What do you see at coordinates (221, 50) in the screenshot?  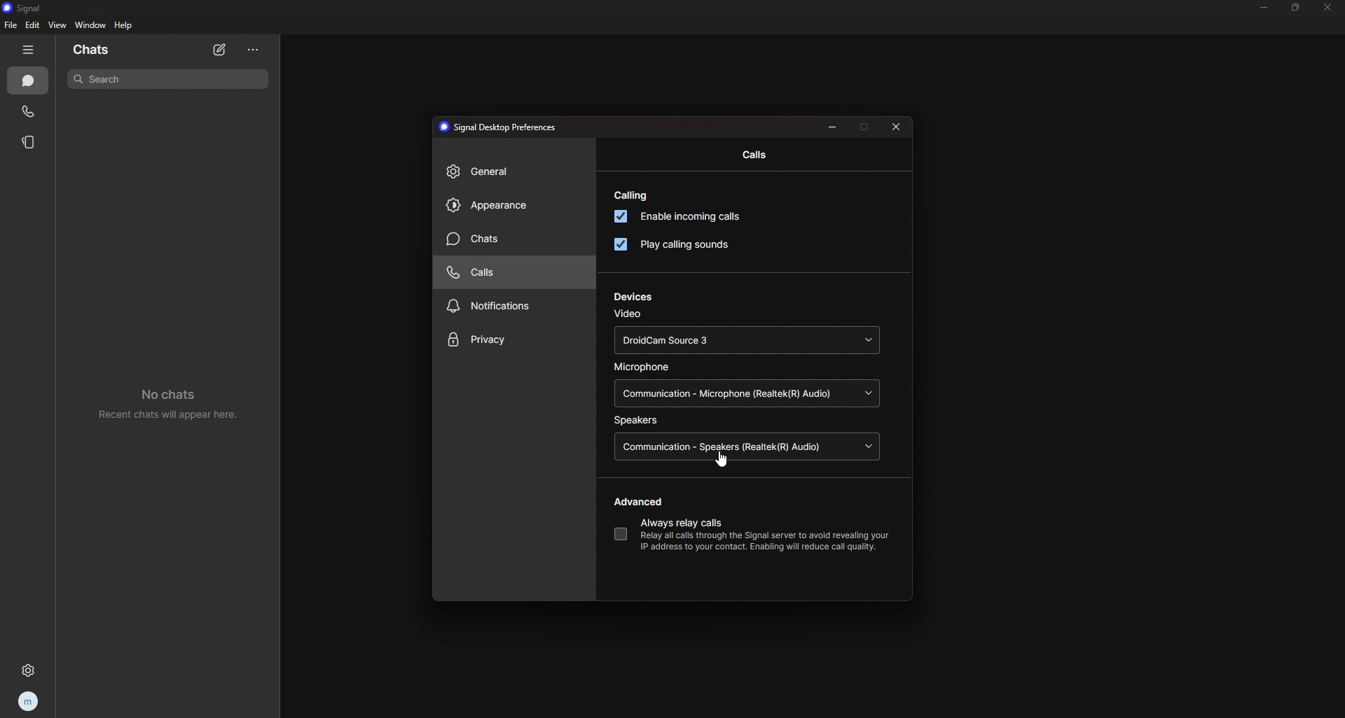 I see `new chat` at bounding box center [221, 50].